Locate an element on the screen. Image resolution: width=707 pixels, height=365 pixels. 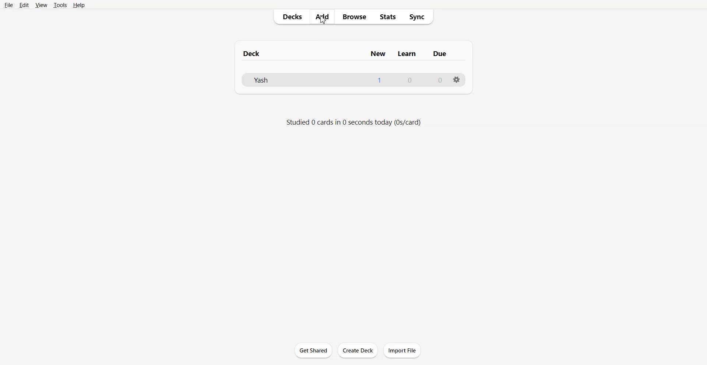
Create Deck is located at coordinates (358, 350).